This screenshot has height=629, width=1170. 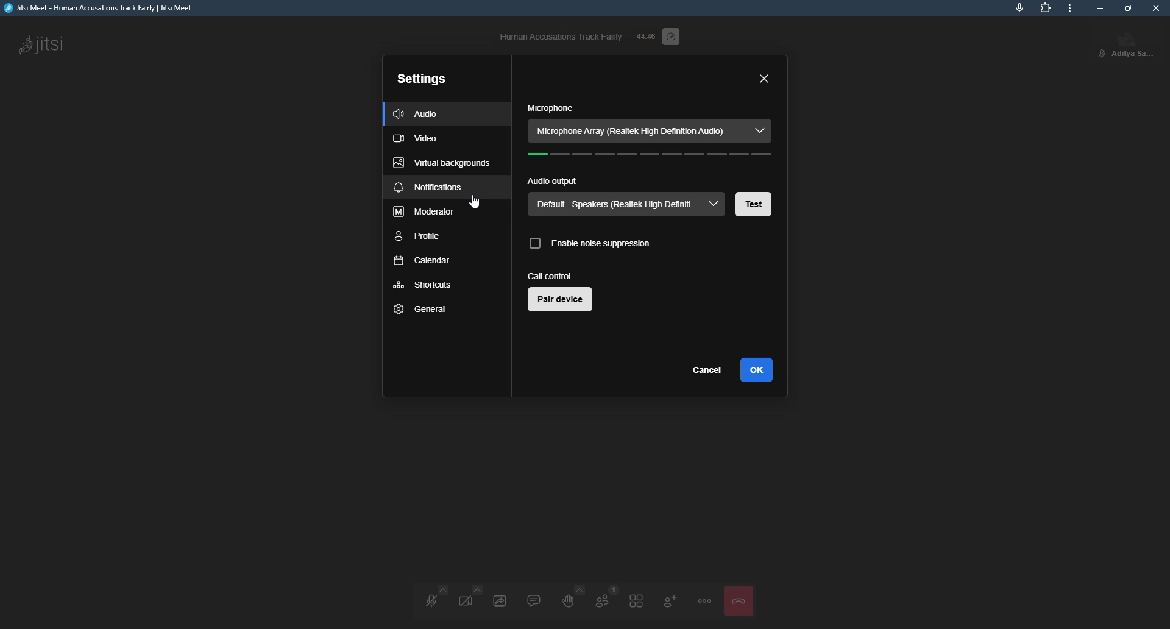 I want to click on drop down, so click(x=759, y=129).